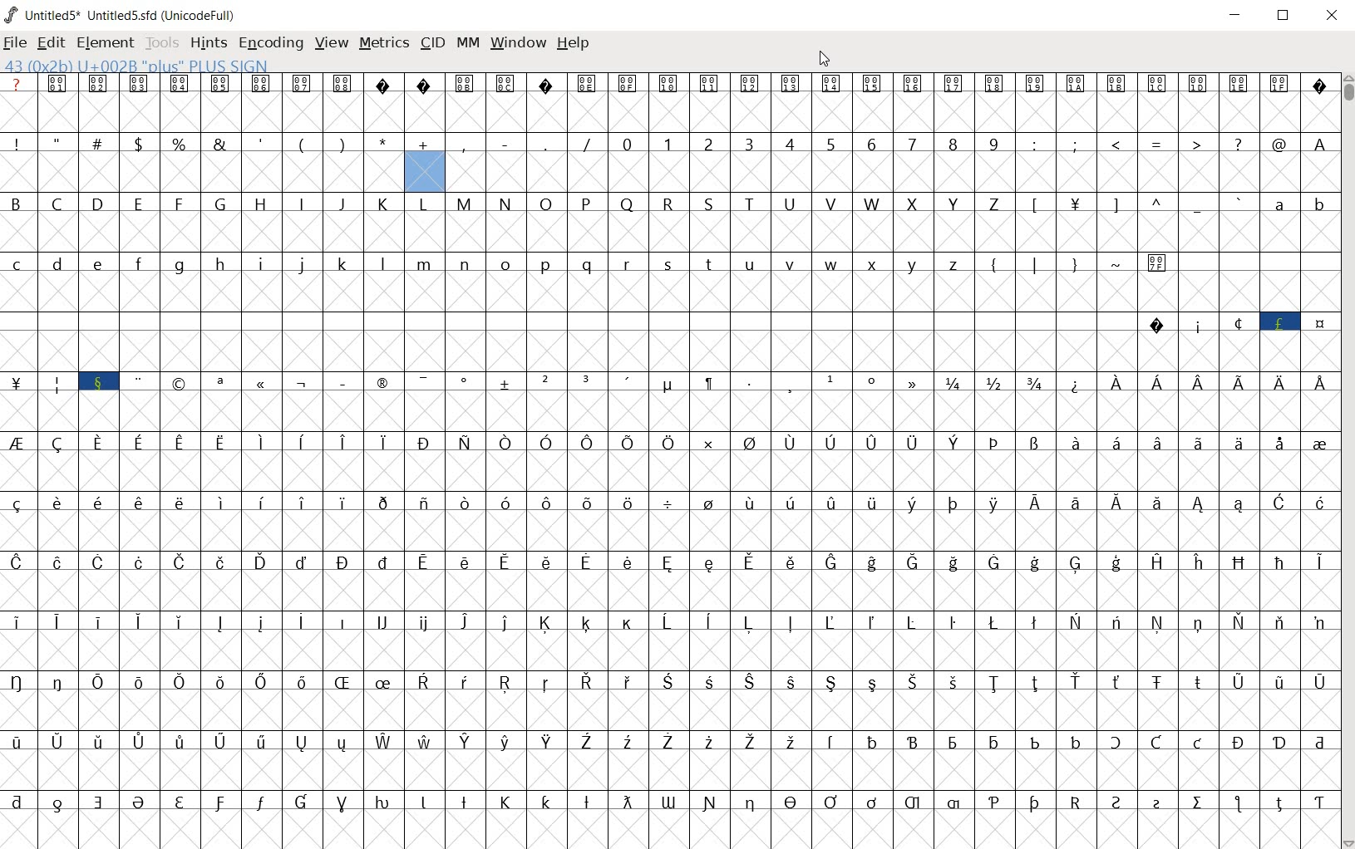 The image size is (1355, 849). I want to click on mm, so click(466, 42).